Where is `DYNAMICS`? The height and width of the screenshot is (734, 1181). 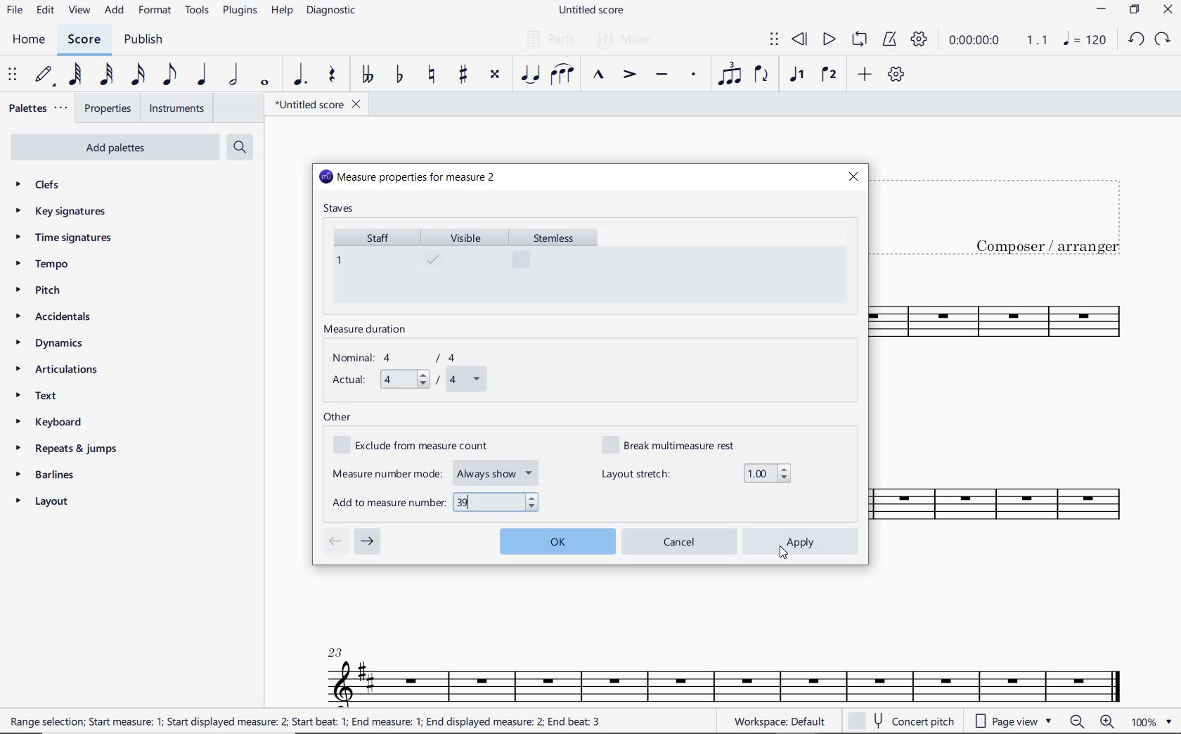 DYNAMICS is located at coordinates (56, 344).